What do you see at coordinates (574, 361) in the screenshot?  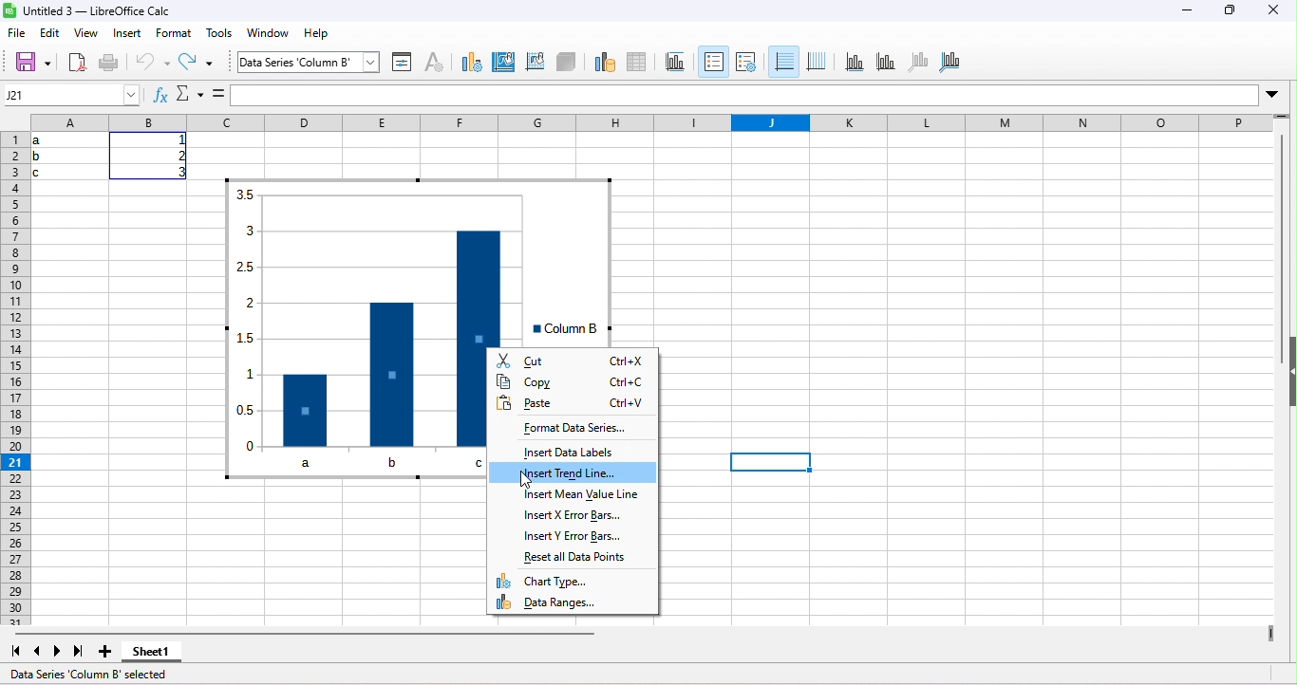 I see `cut` at bounding box center [574, 361].